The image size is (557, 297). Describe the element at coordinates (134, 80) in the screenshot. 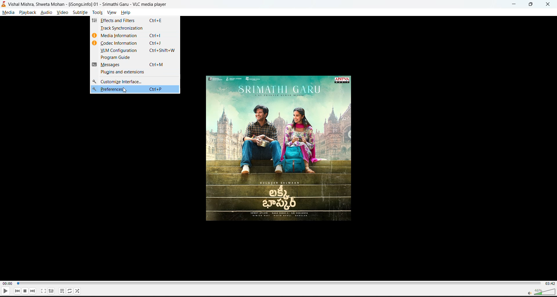

I see `customize interface` at that location.